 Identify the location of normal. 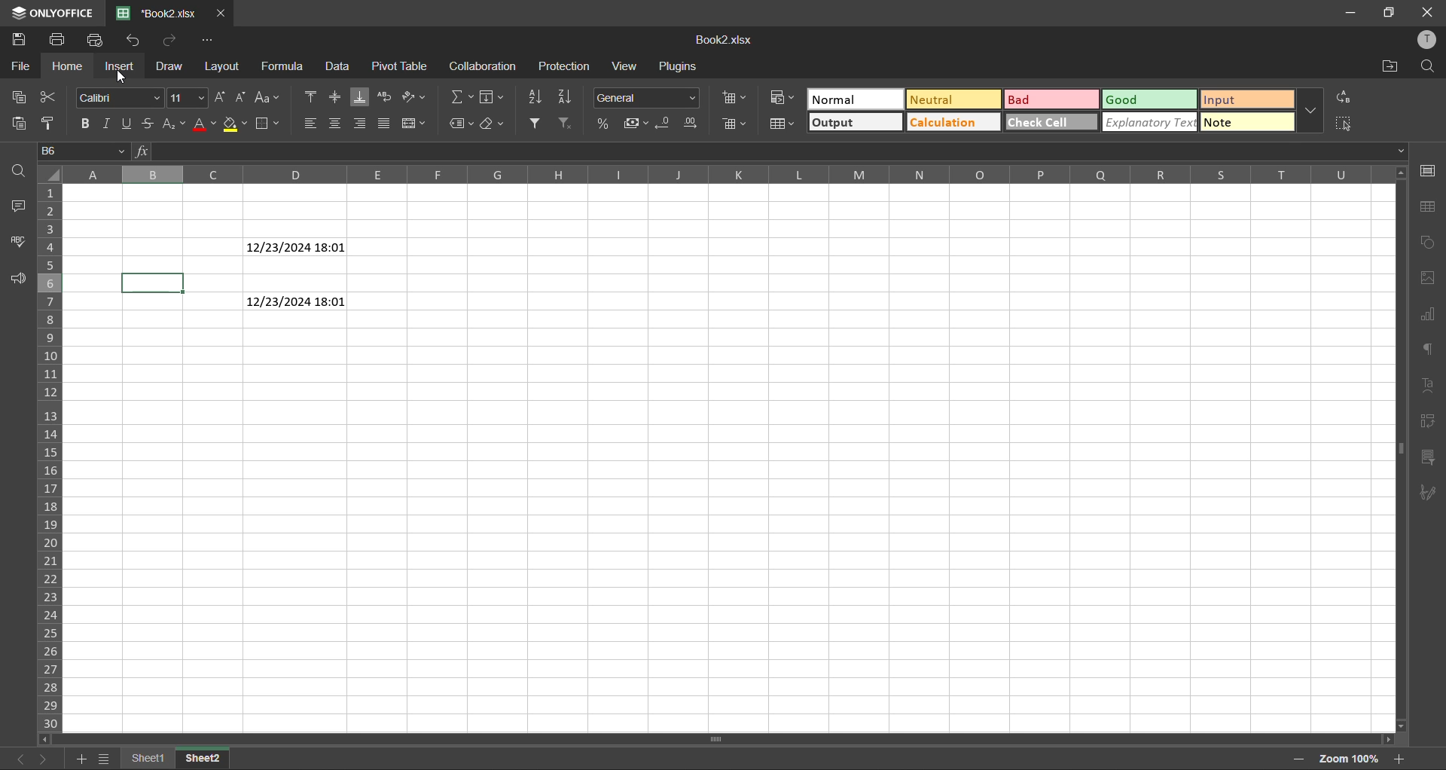
(856, 98).